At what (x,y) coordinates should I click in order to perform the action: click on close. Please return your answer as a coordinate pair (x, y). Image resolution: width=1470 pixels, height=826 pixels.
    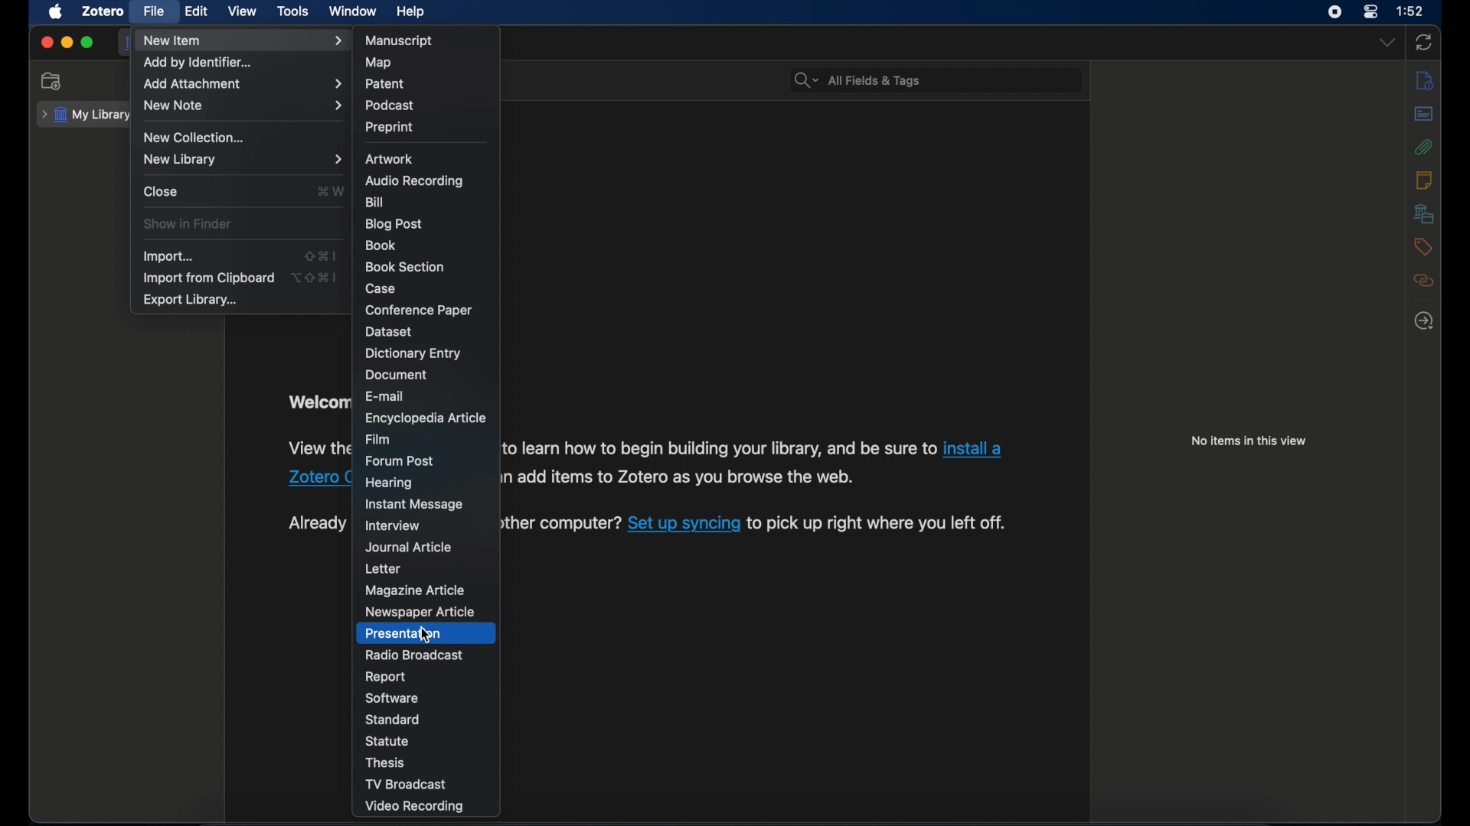
    Looking at the image, I should click on (161, 191).